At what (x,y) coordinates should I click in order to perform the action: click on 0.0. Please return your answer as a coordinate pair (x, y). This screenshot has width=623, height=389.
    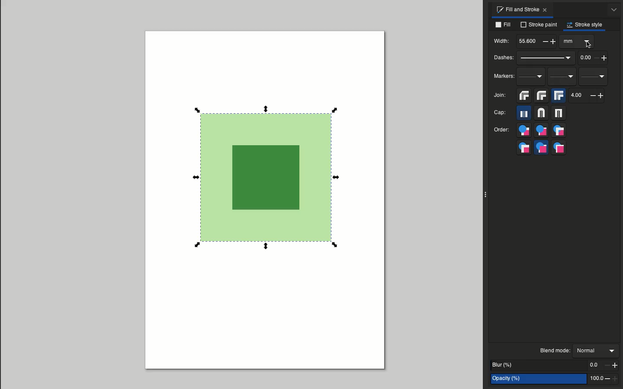
    Looking at the image, I should click on (603, 367).